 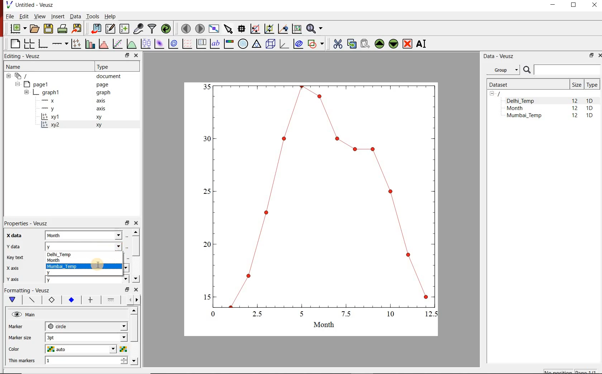 What do you see at coordinates (13, 246) in the screenshot?
I see `Y data` at bounding box center [13, 246].